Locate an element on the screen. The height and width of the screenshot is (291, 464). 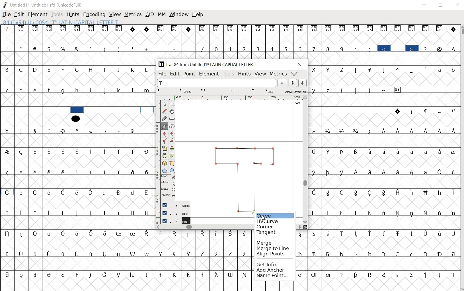
Symbol is located at coordinates (370, 274).